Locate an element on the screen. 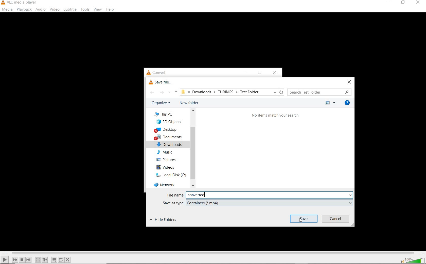  local disk (C:) is located at coordinates (170, 175).